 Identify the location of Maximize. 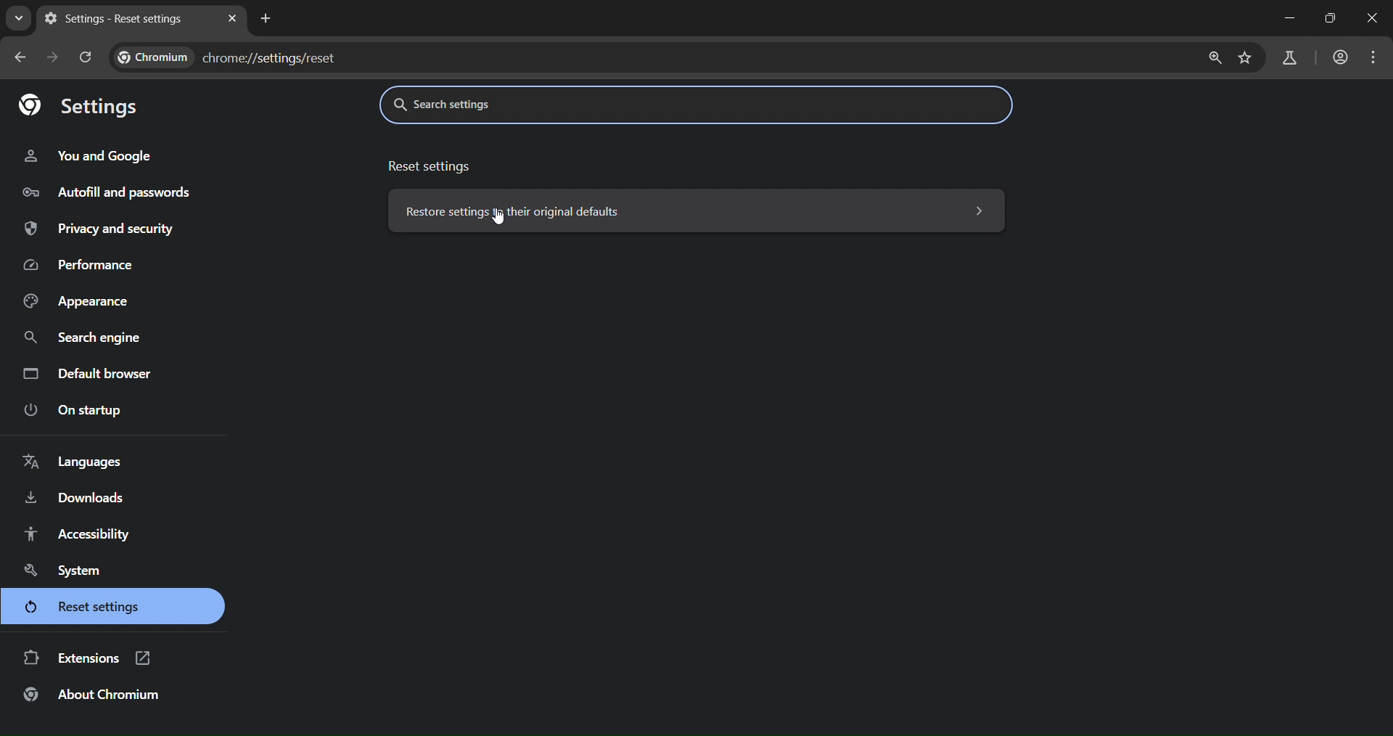
(1334, 17).